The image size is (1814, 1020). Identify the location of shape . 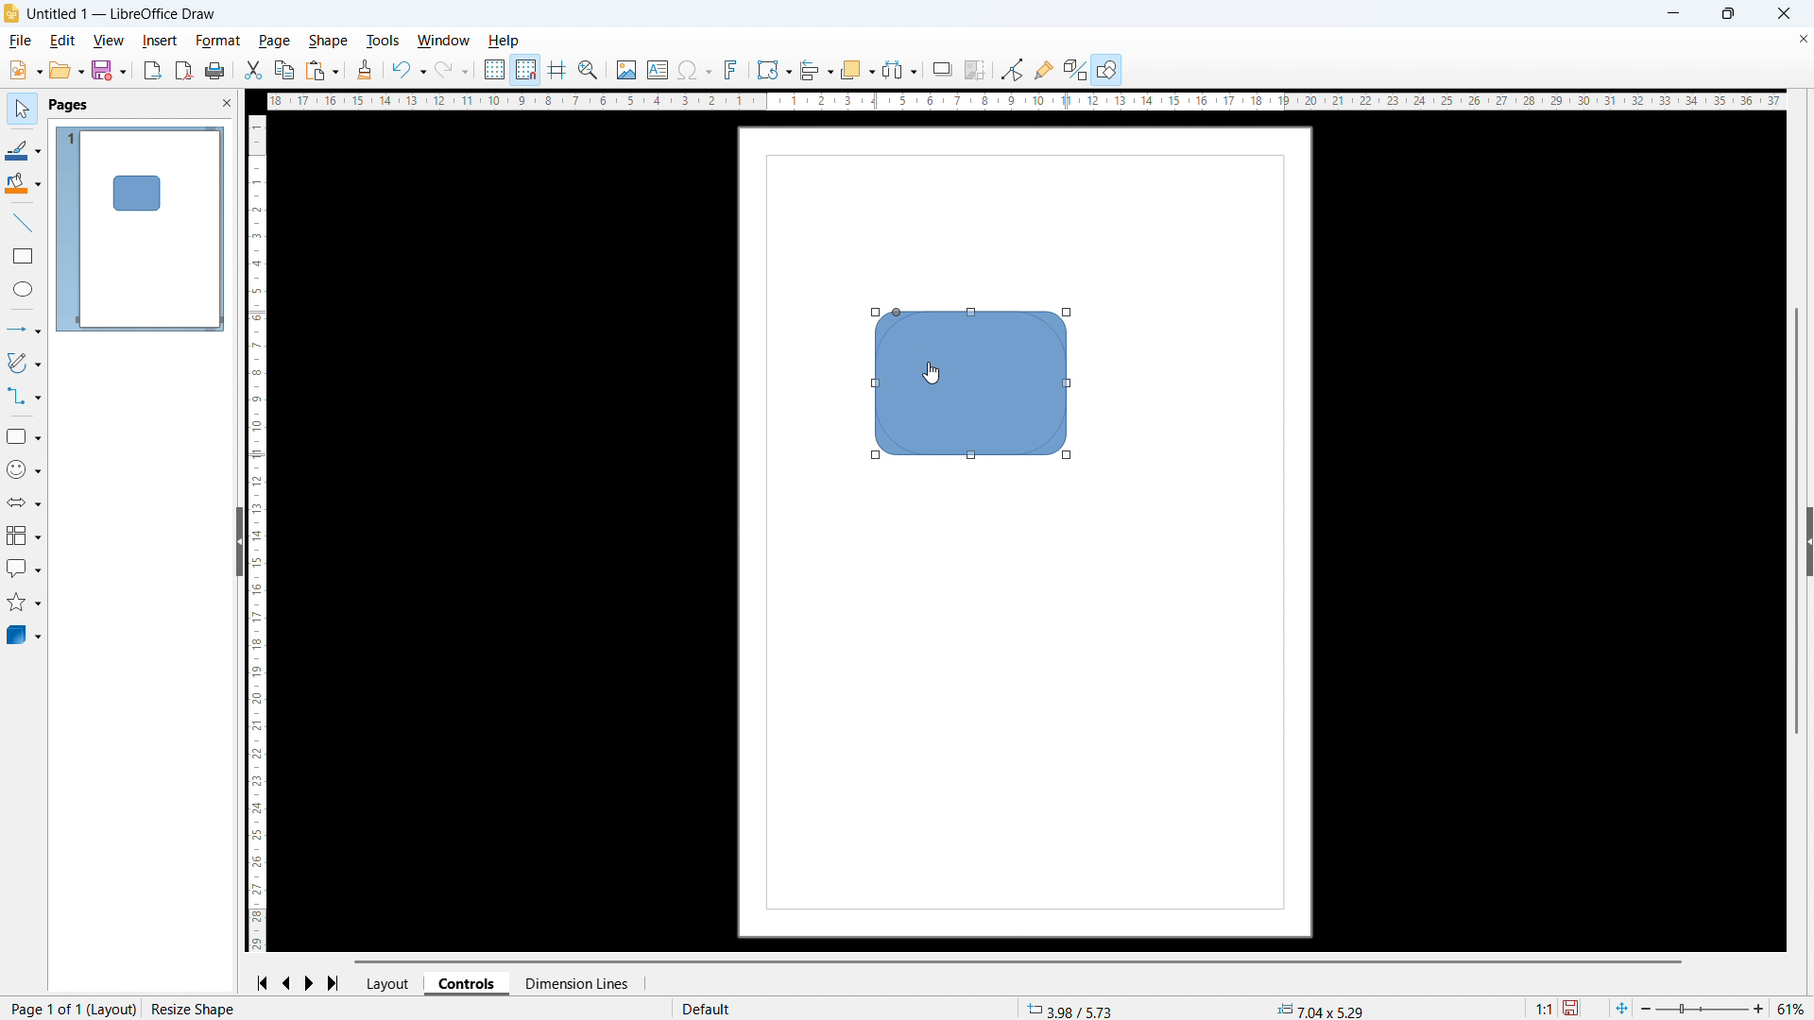
(328, 41).